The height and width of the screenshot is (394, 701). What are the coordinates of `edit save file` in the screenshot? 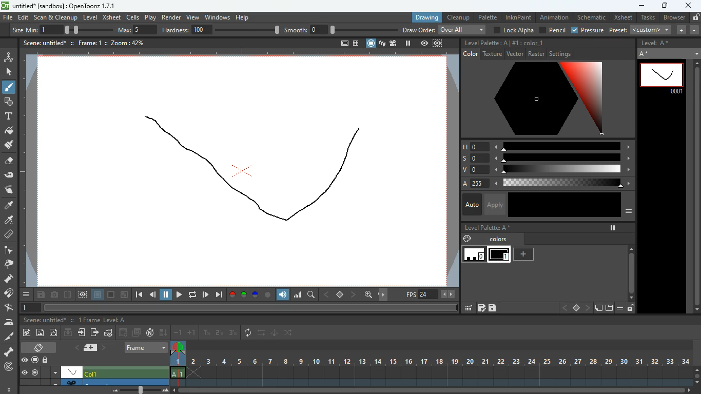 It's located at (481, 308).